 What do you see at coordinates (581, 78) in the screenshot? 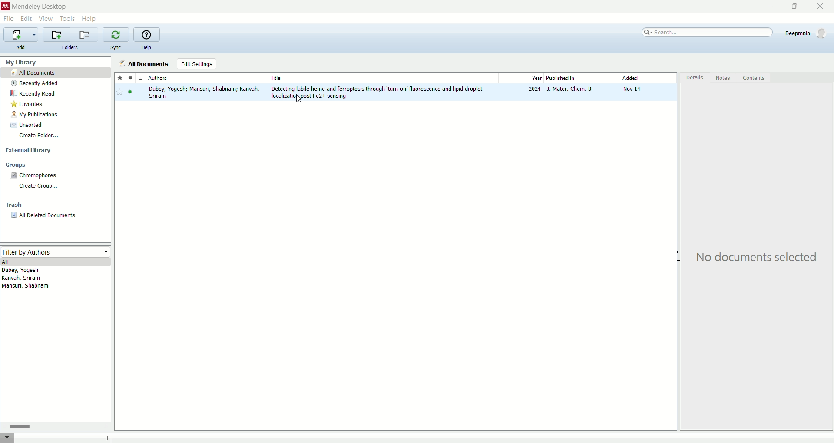
I see `published in` at bounding box center [581, 78].